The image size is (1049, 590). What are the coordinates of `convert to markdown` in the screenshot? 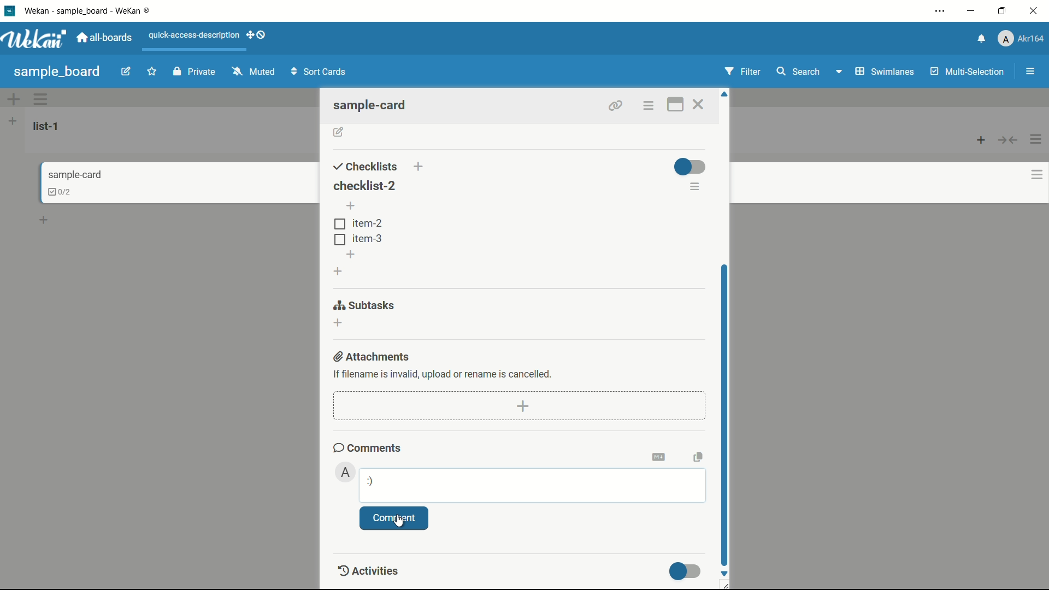 It's located at (661, 456).